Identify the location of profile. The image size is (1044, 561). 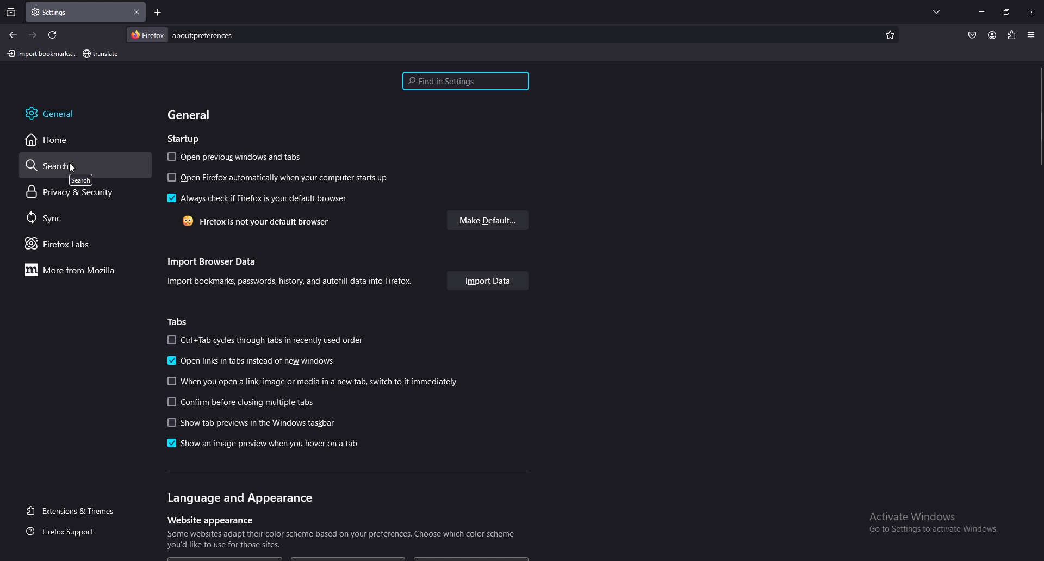
(992, 36).